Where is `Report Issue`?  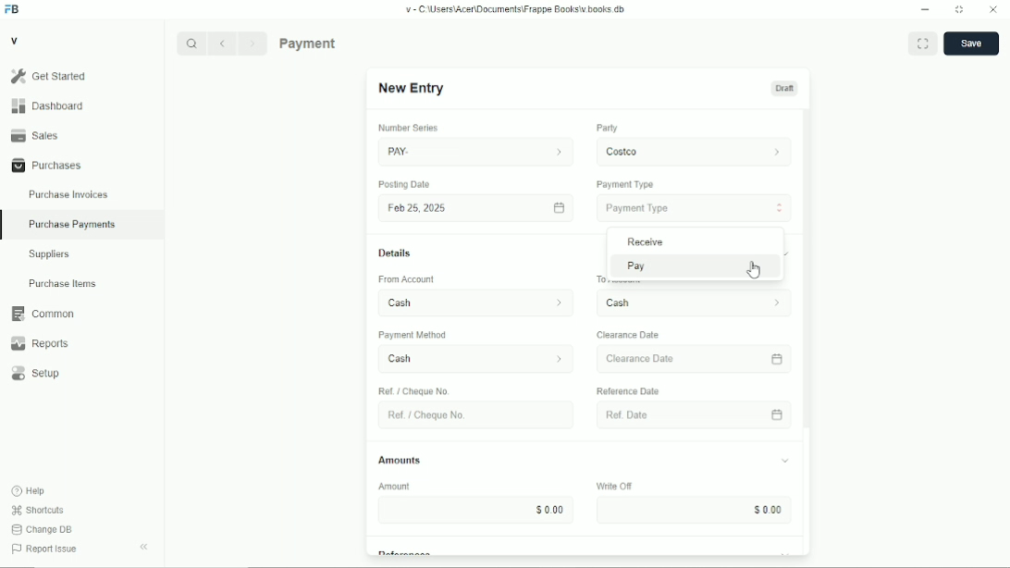
Report Issue is located at coordinates (45, 549).